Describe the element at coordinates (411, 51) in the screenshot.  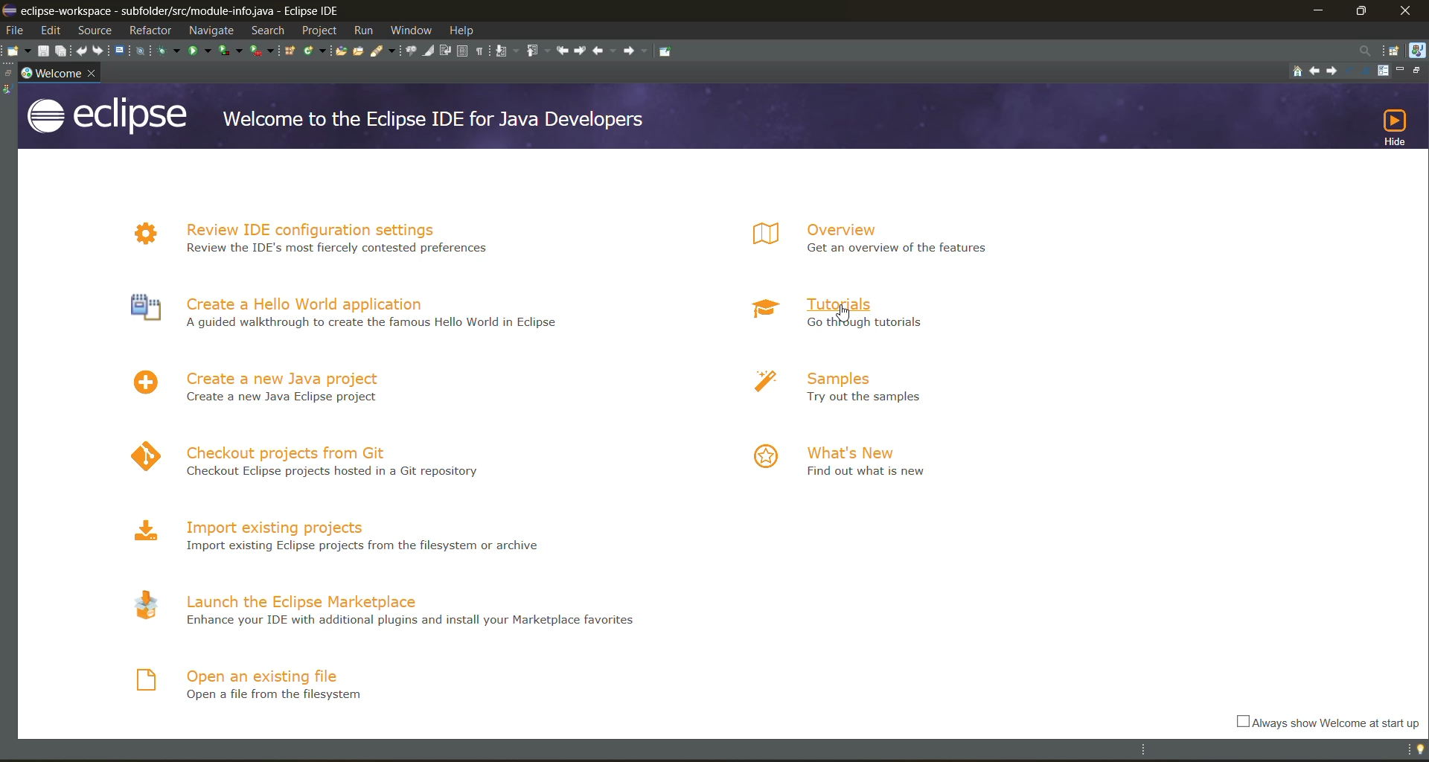
I see `toggle java editor breadcrumb` at that location.